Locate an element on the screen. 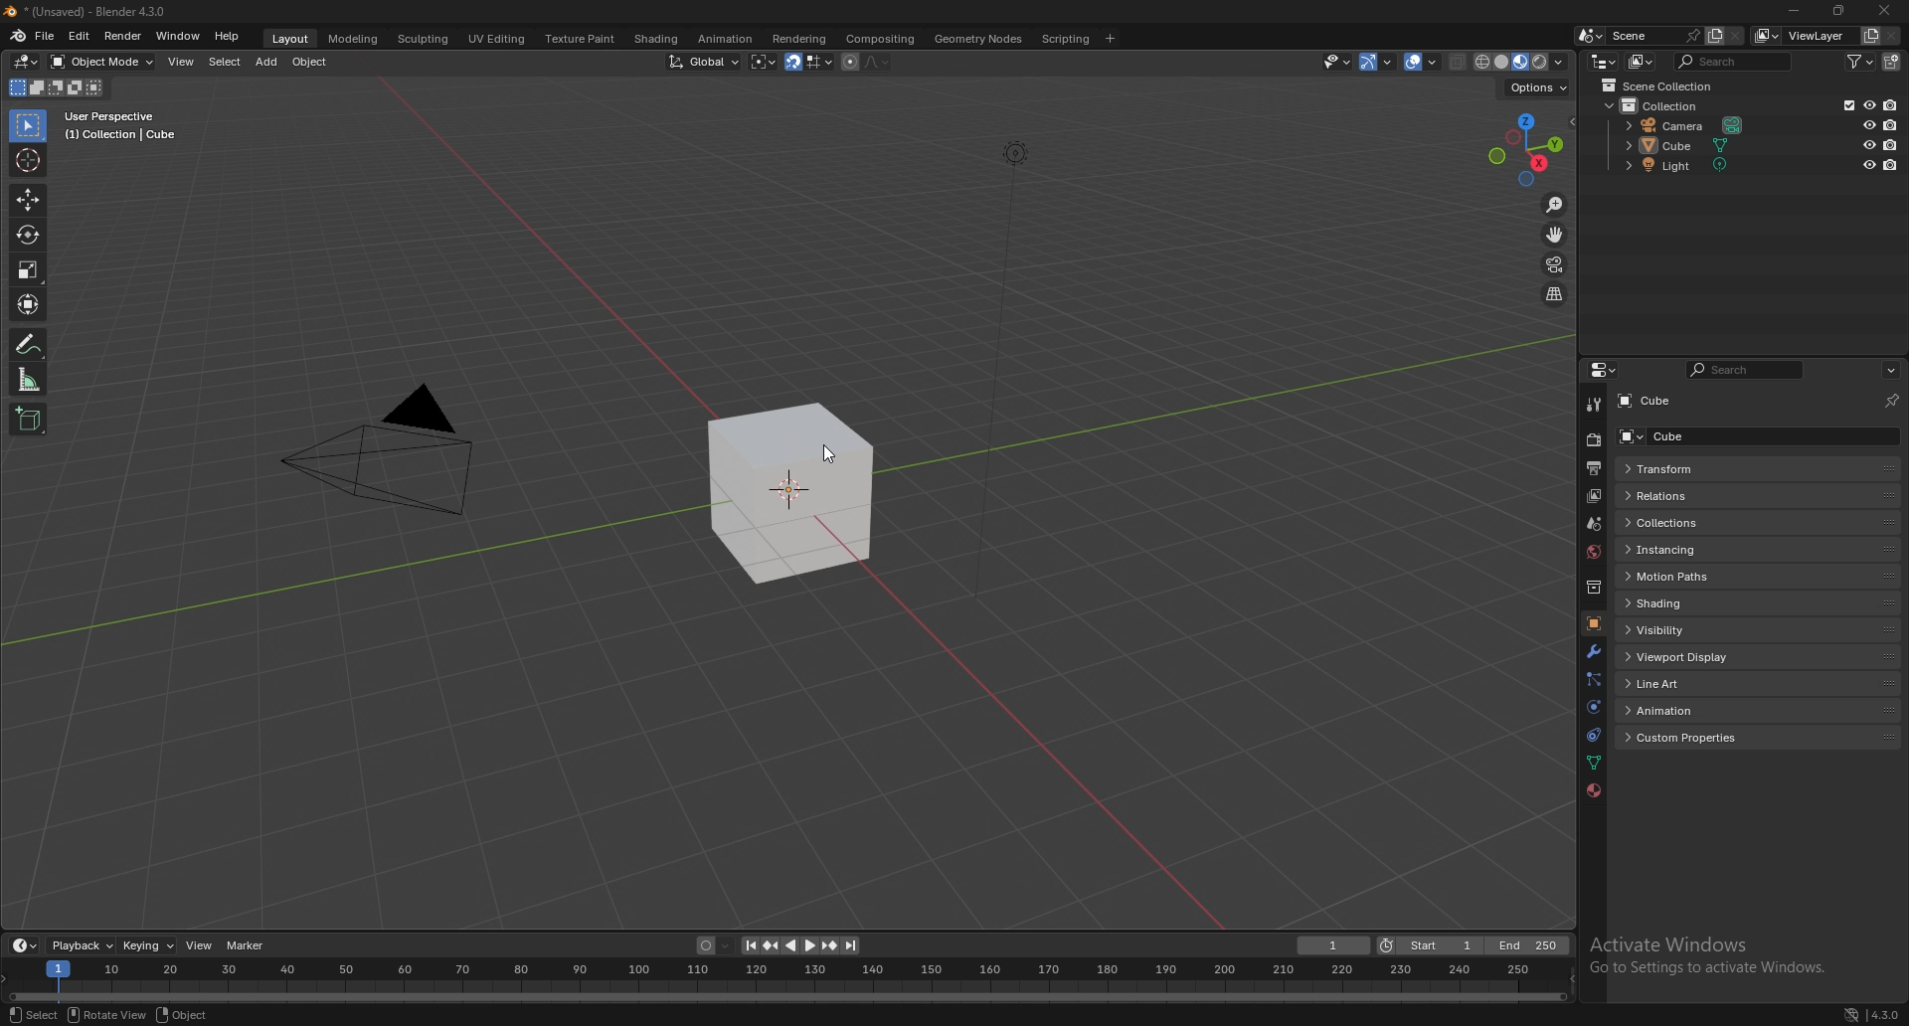  object is located at coordinates (313, 62).